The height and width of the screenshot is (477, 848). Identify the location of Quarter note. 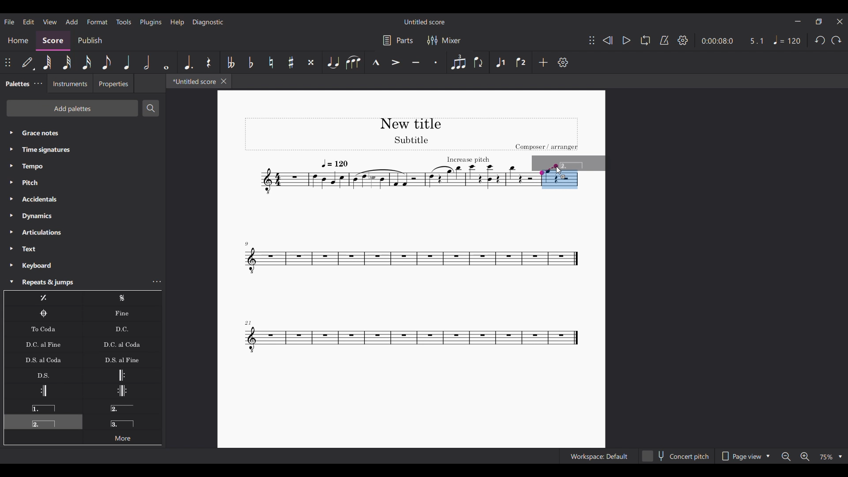
(127, 62).